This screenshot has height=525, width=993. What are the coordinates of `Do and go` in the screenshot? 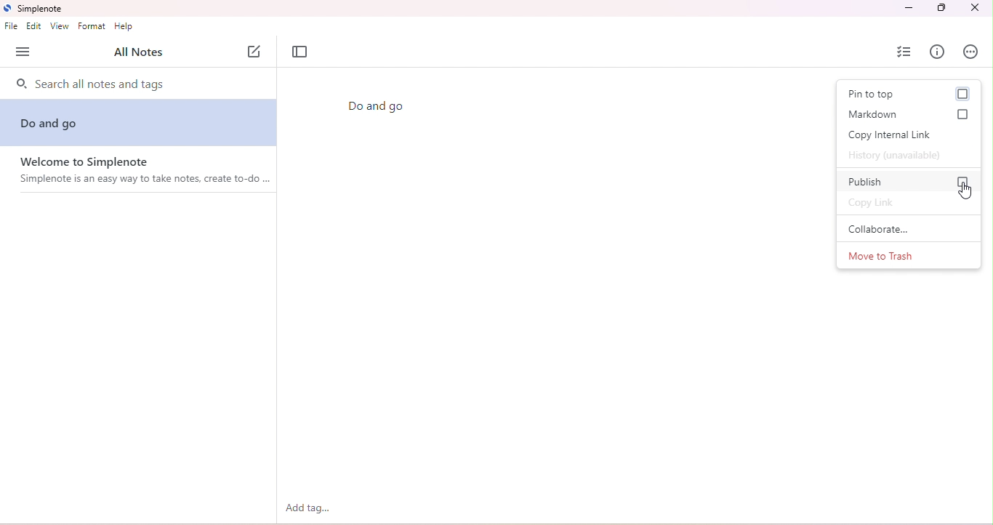 It's located at (379, 107).